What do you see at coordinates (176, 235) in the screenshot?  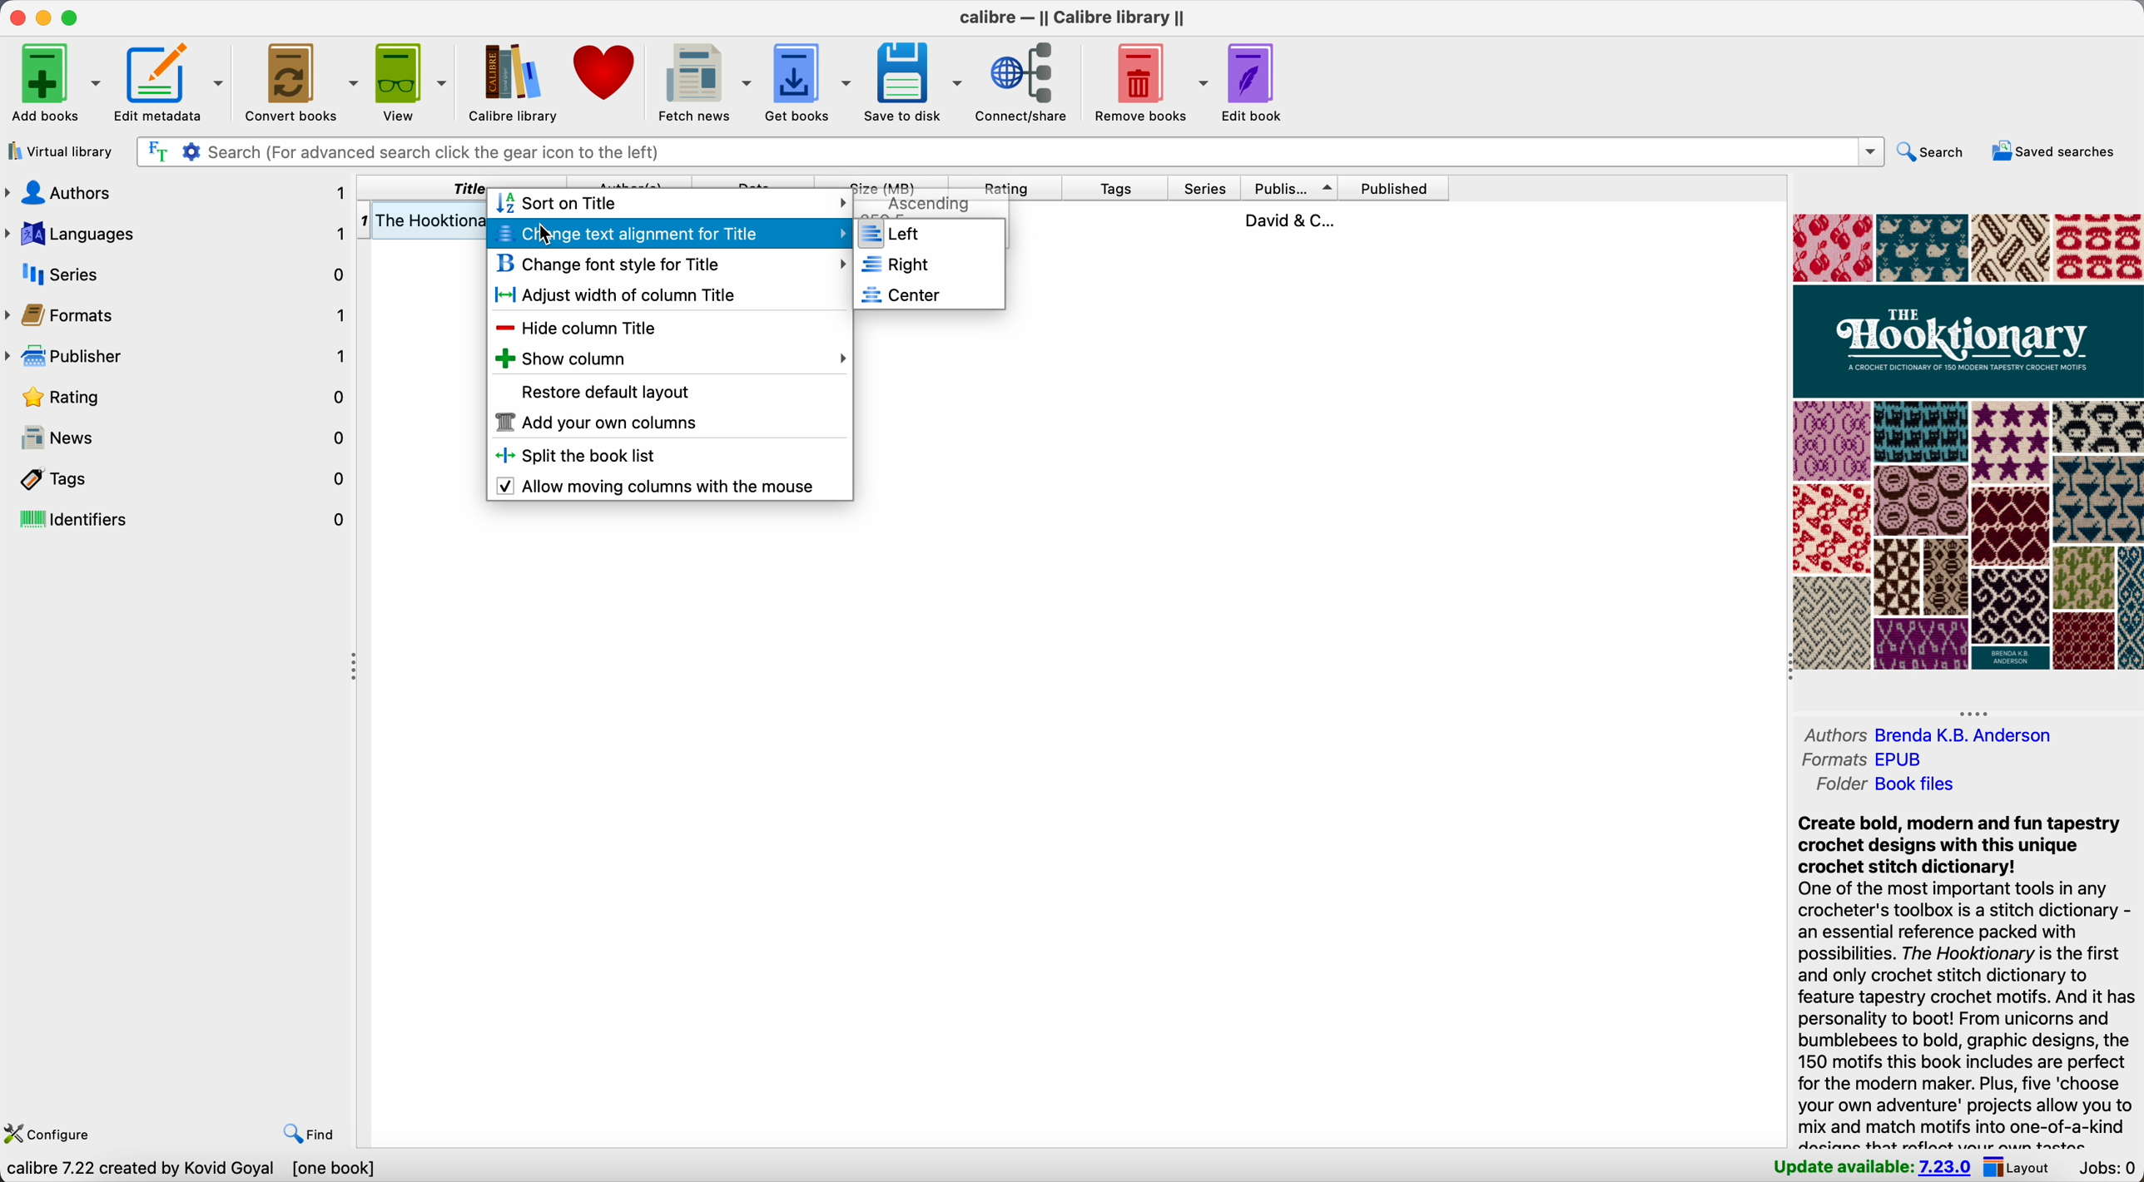 I see `languages` at bounding box center [176, 235].